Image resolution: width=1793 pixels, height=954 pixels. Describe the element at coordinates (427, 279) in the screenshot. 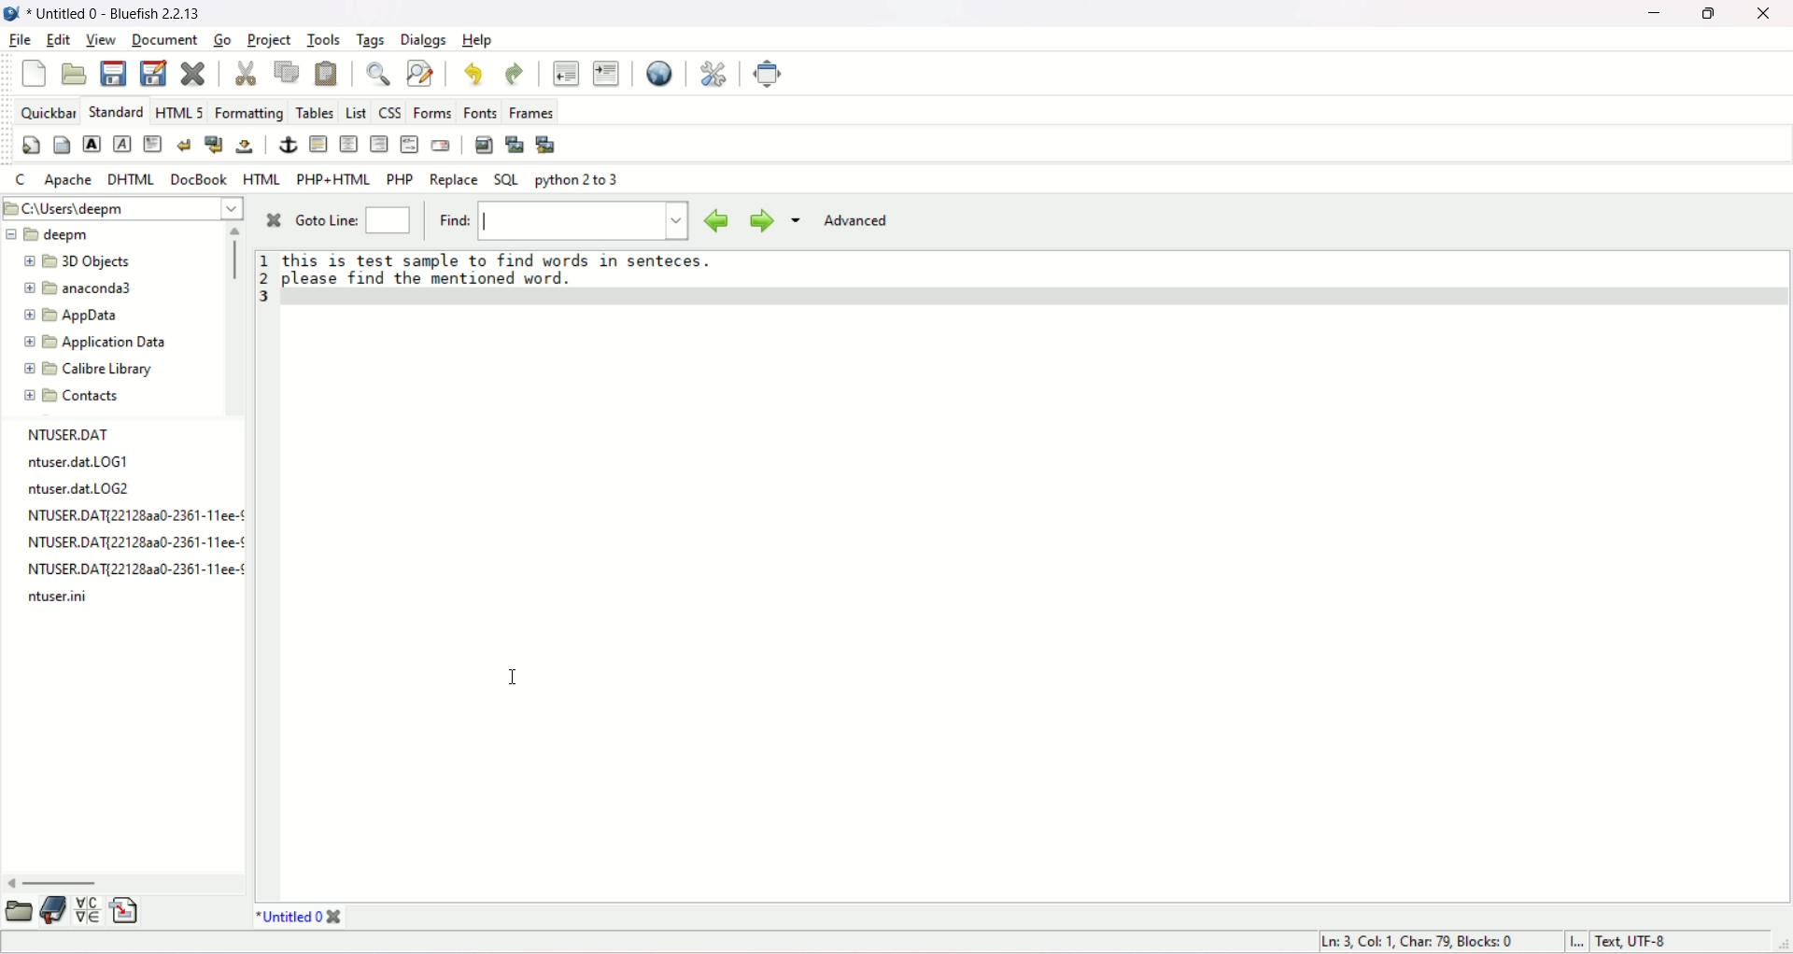

I see `please find the mentioned word` at that location.